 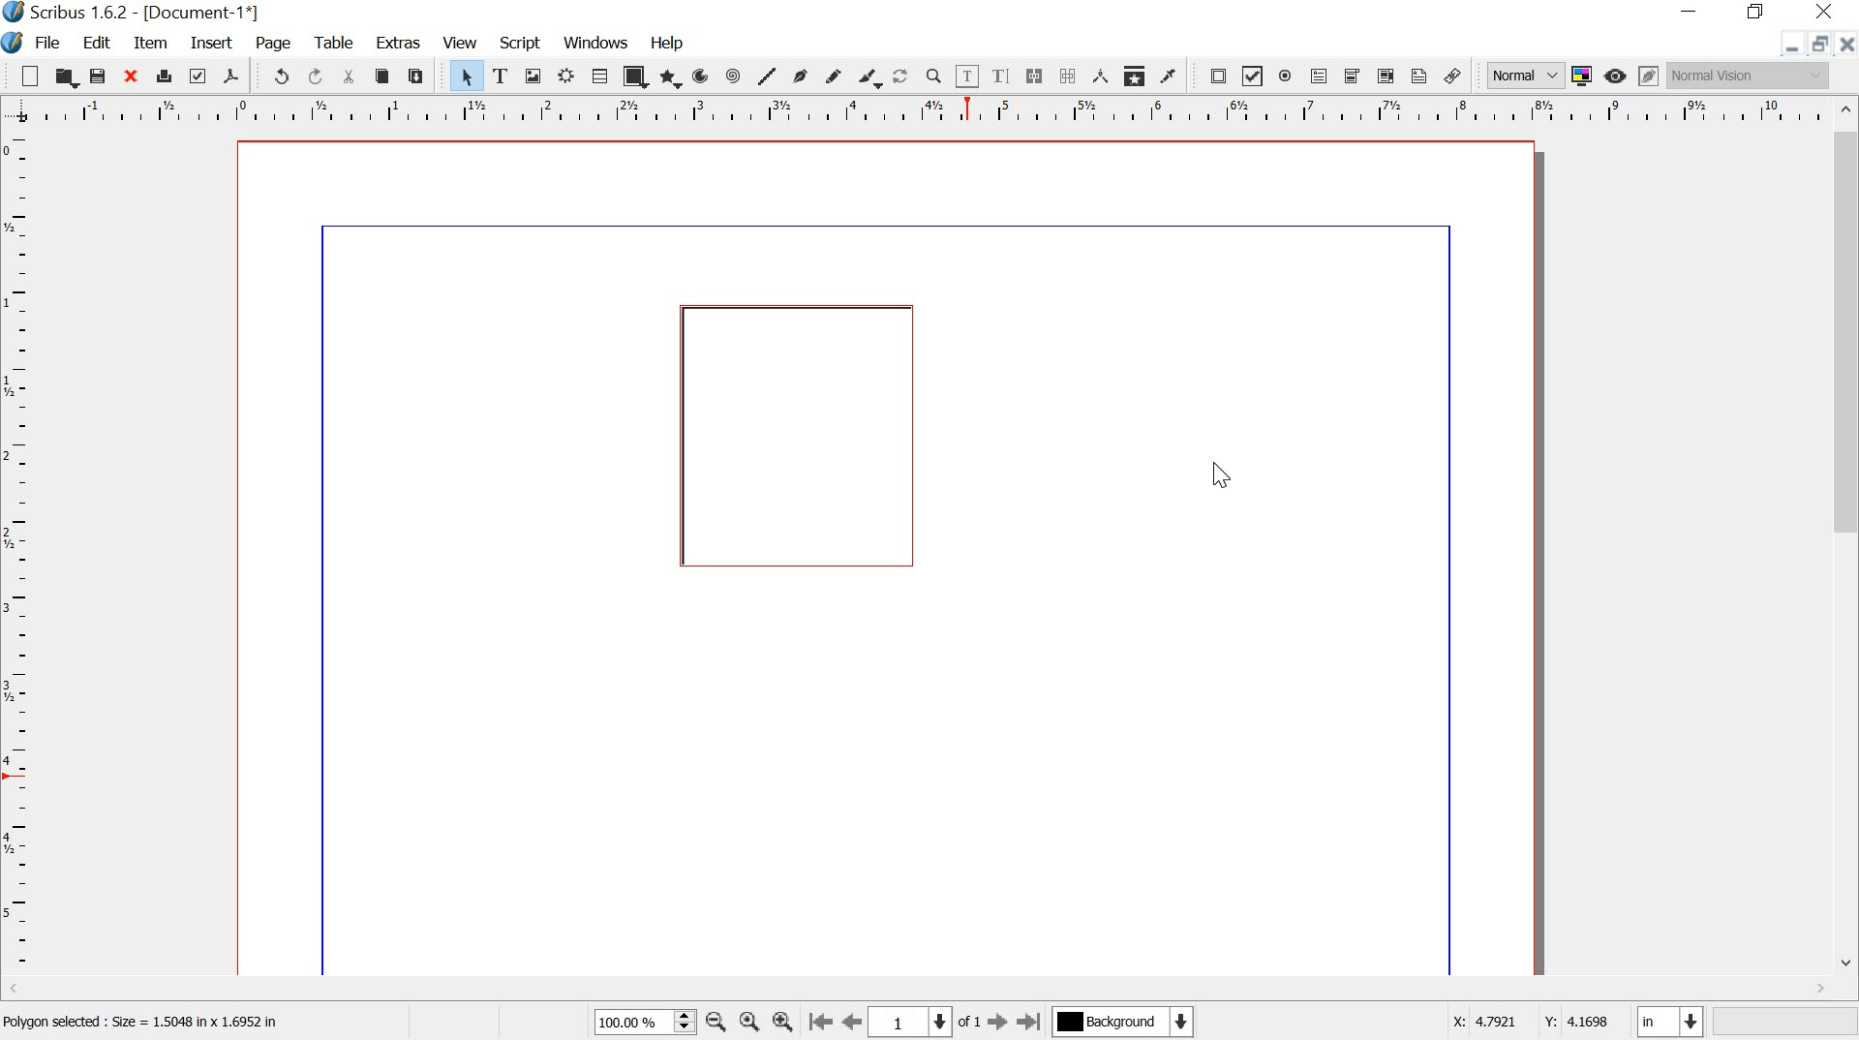 I want to click on ruler, so click(x=916, y=110).